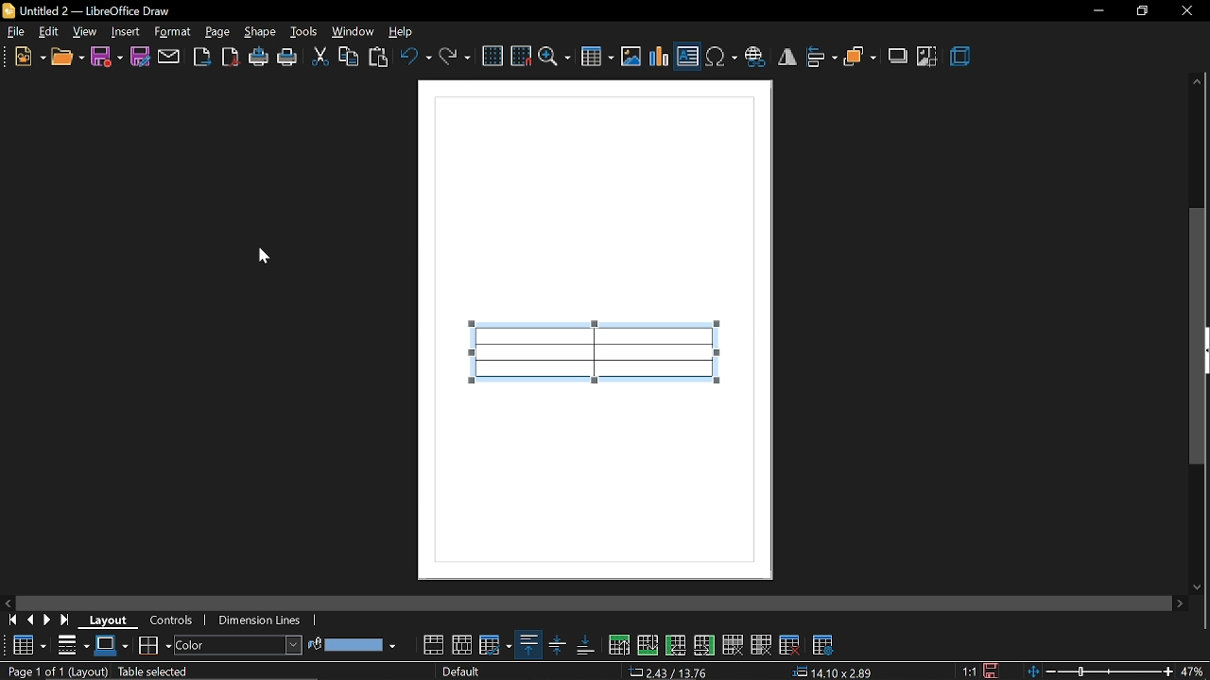 This screenshot has width=1210, height=680. I want to click on go to last page, so click(68, 618).